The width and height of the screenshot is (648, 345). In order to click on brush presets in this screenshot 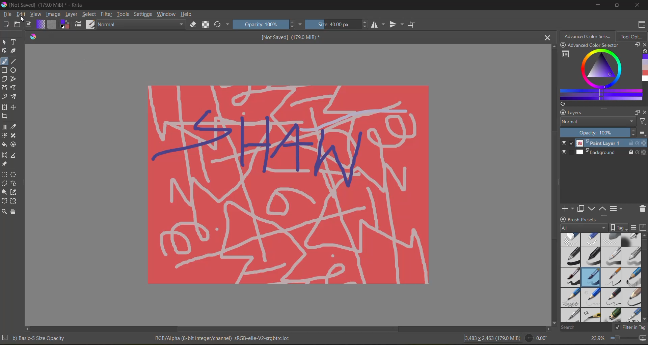, I will do `click(585, 219)`.